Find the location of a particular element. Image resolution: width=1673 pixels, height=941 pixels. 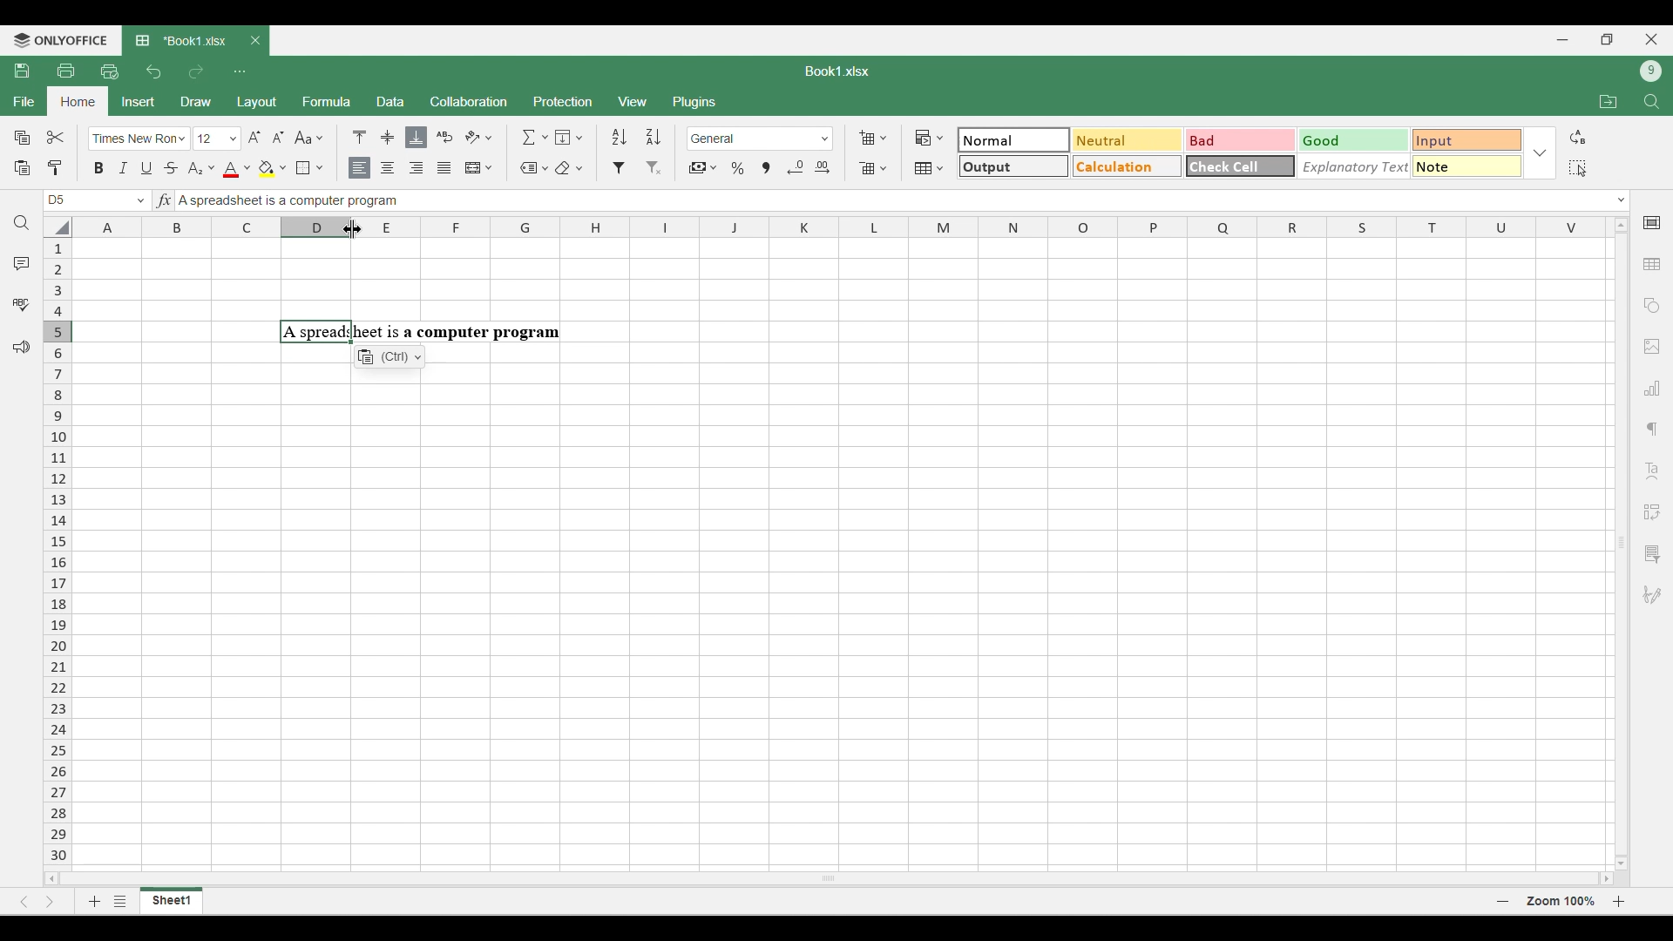

Save is located at coordinates (21, 70).